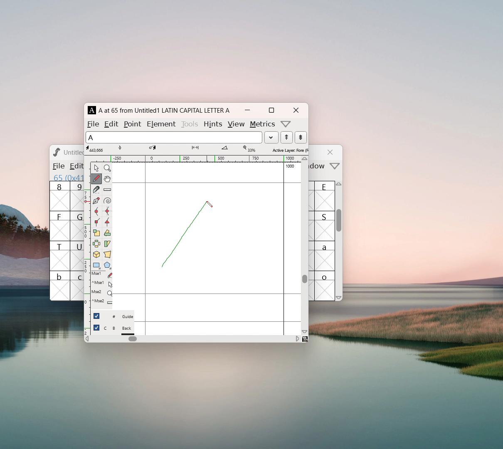 The width and height of the screenshot is (503, 449). Describe the element at coordinates (92, 110) in the screenshot. I see `A` at that location.